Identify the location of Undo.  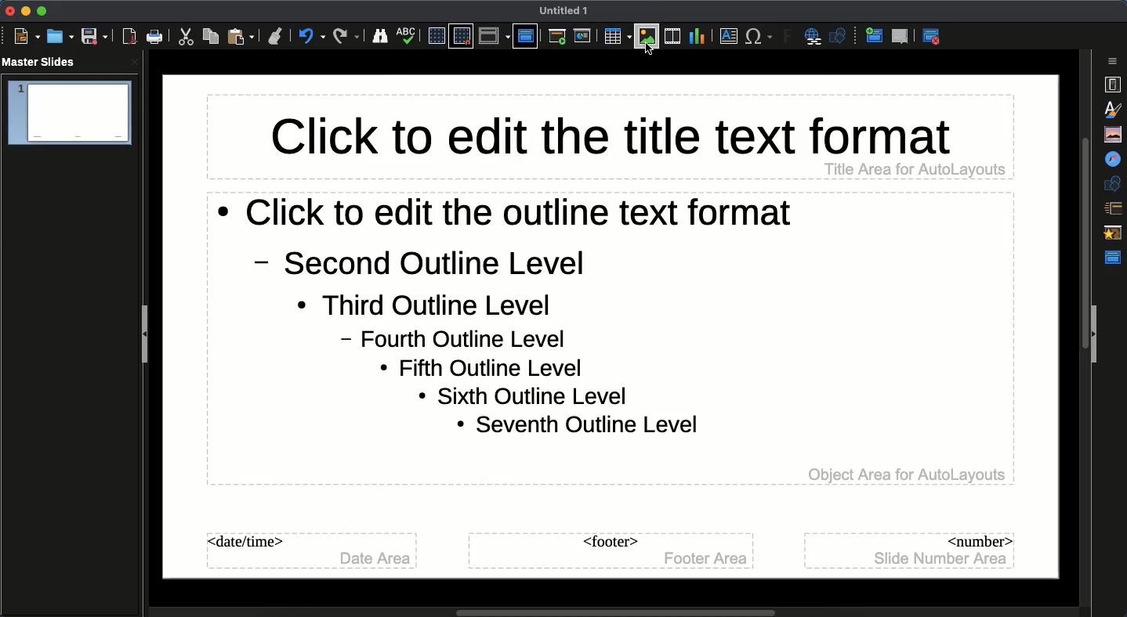
(311, 36).